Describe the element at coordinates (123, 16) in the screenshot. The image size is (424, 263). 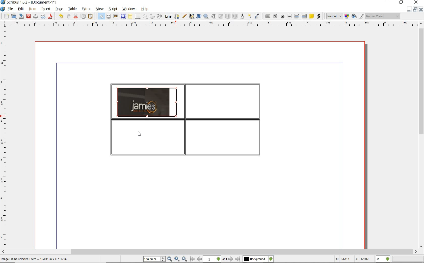
I see `render frame` at that location.